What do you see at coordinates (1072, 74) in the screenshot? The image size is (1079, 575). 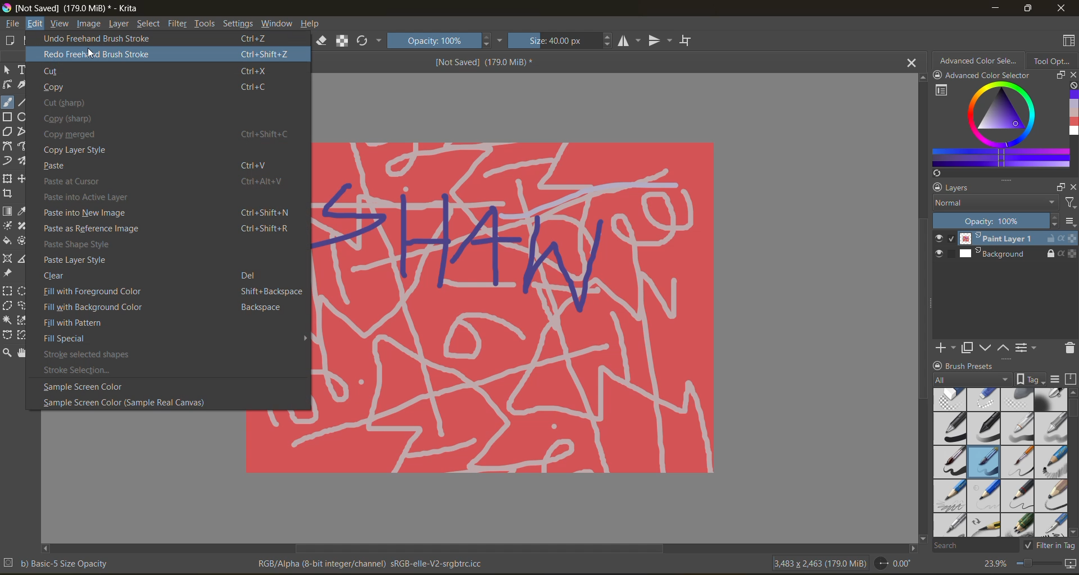 I see `close docker` at bounding box center [1072, 74].